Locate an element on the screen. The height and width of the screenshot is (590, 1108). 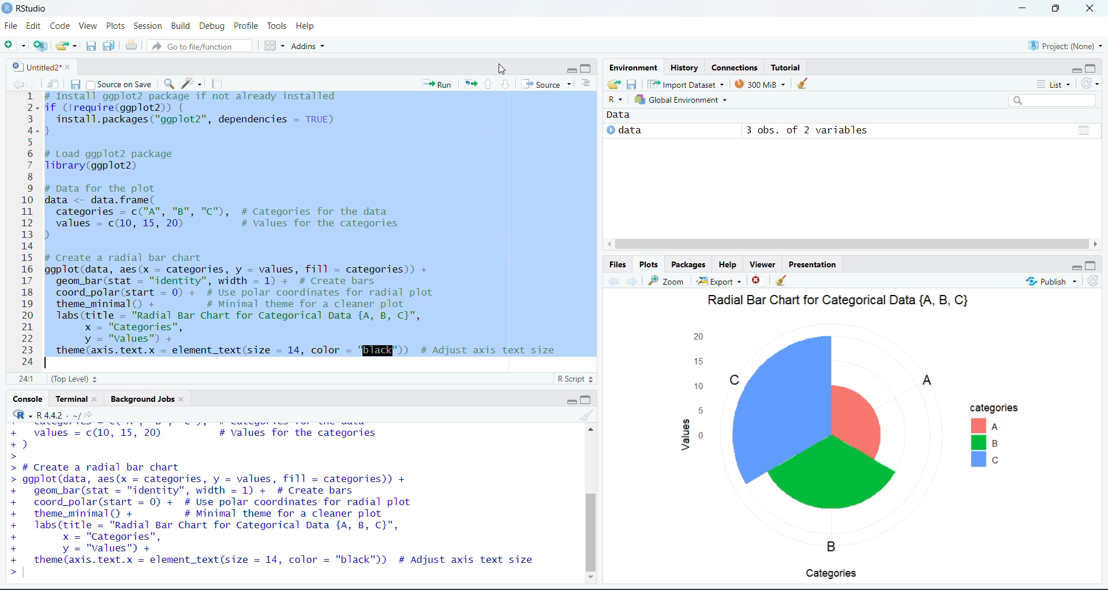
Code is located at coordinates (59, 27).